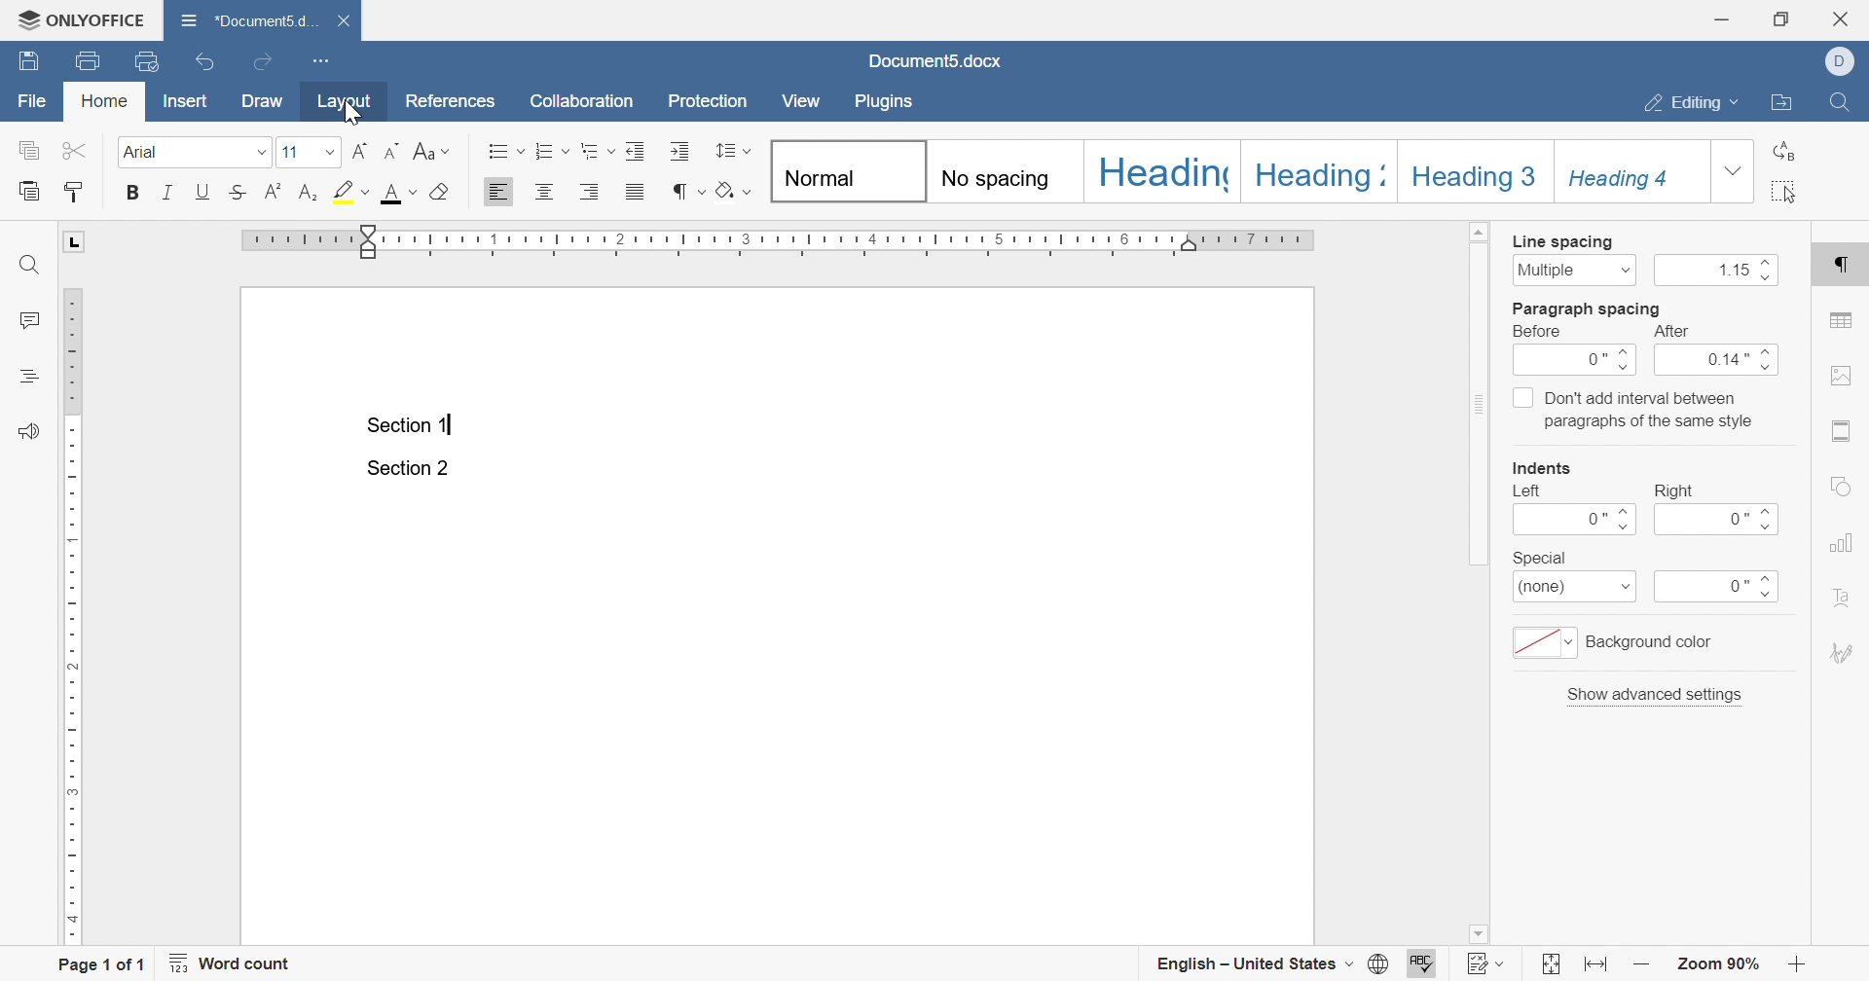 This screenshot has height=981, width=1869. I want to click on (none), so click(1576, 589).